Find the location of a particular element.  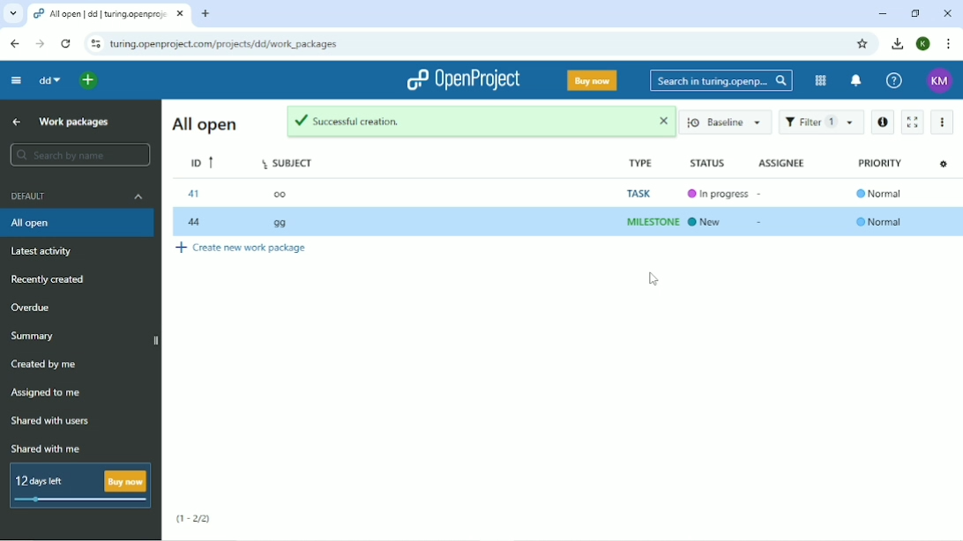

Site is located at coordinates (225, 45).